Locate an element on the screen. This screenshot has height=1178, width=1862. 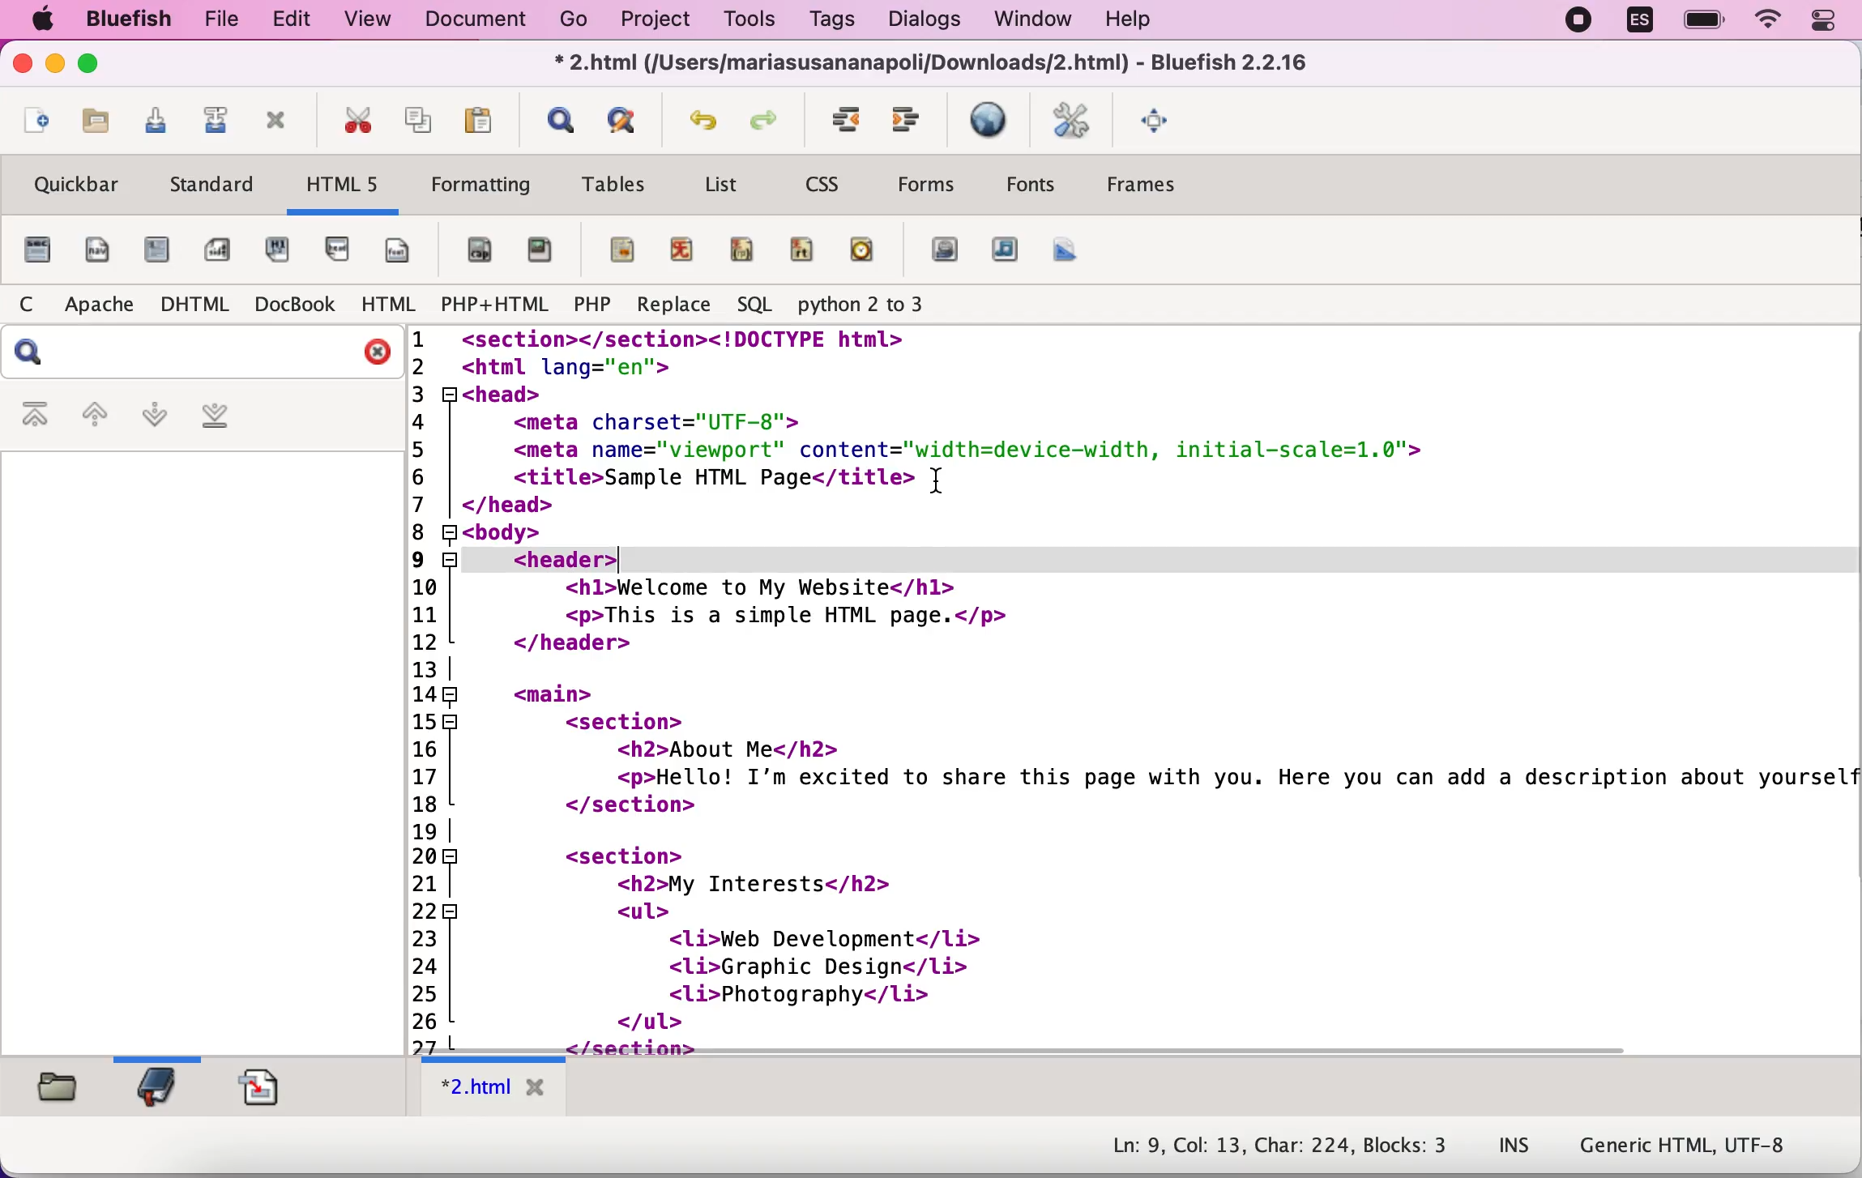
preview in browser is located at coordinates (990, 122).